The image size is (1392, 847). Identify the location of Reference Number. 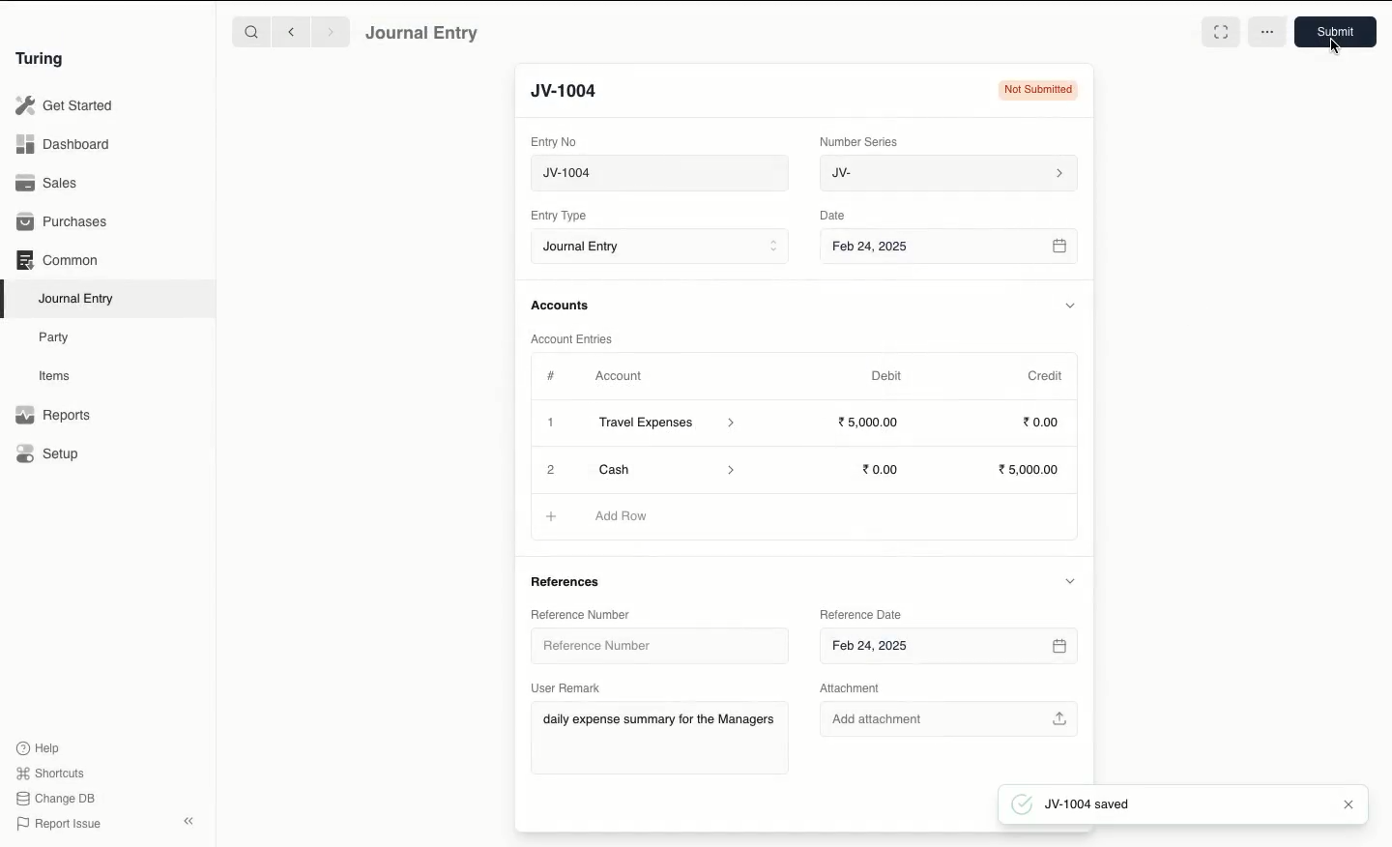
(648, 644).